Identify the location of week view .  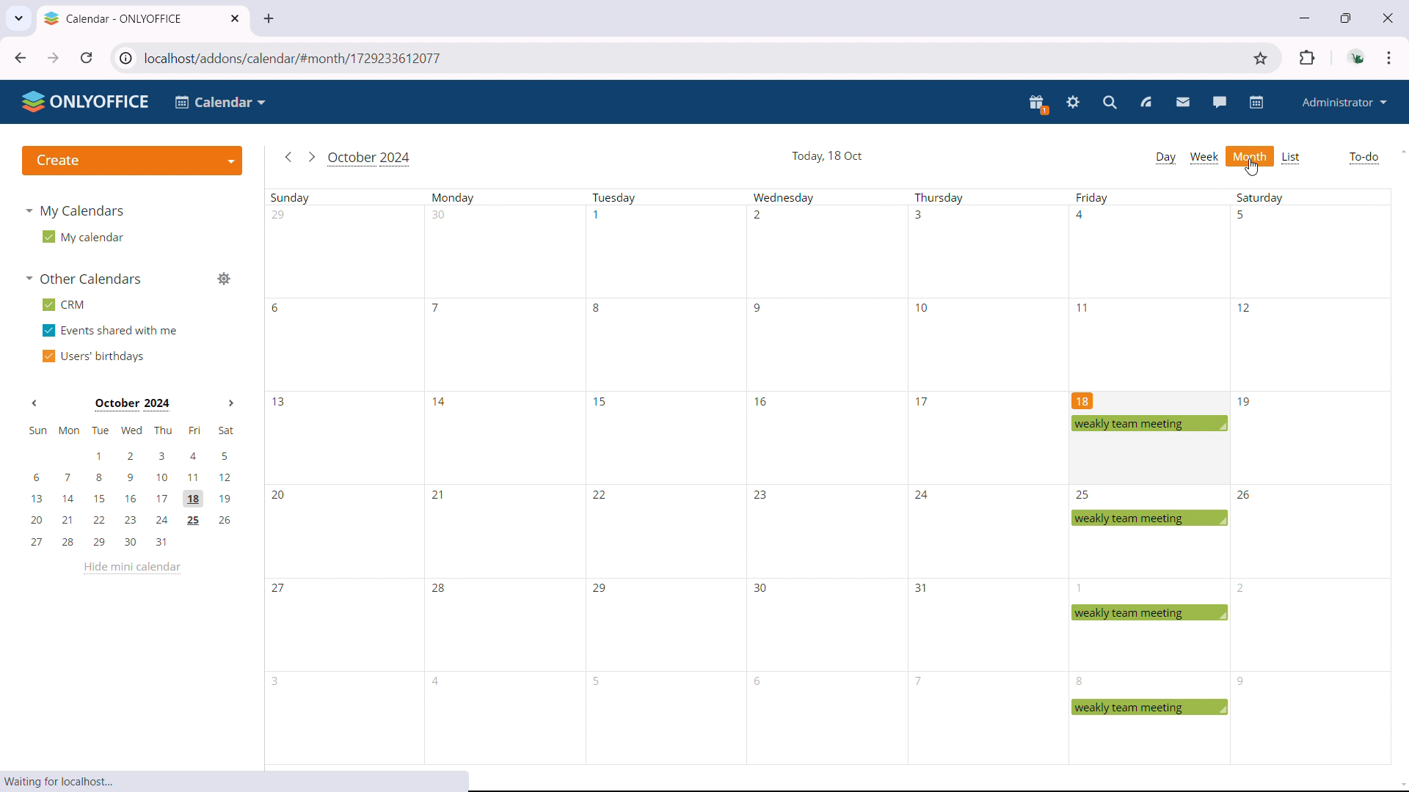
(1205, 156).